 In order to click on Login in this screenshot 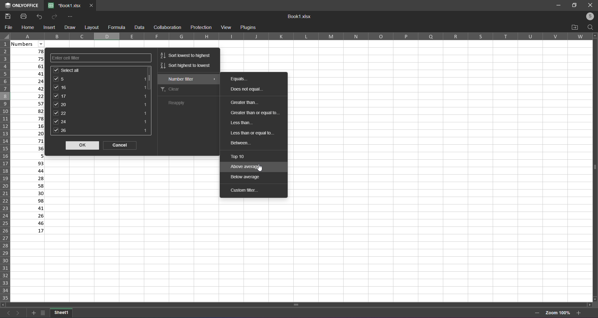, I will do `click(588, 16)`.